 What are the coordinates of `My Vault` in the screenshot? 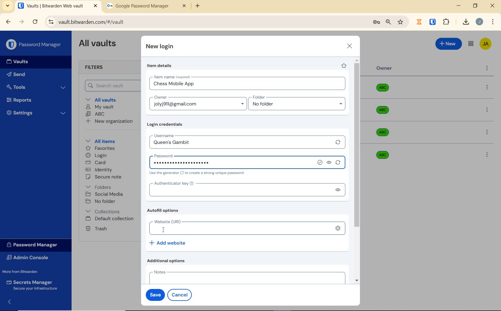 It's located at (100, 107).